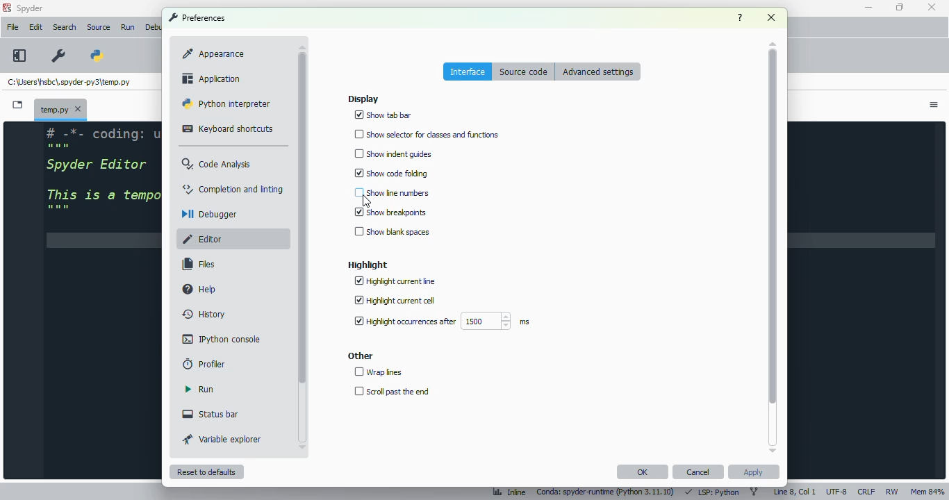  Describe the element at coordinates (754, 492) in the screenshot. I see `git branch` at that location.